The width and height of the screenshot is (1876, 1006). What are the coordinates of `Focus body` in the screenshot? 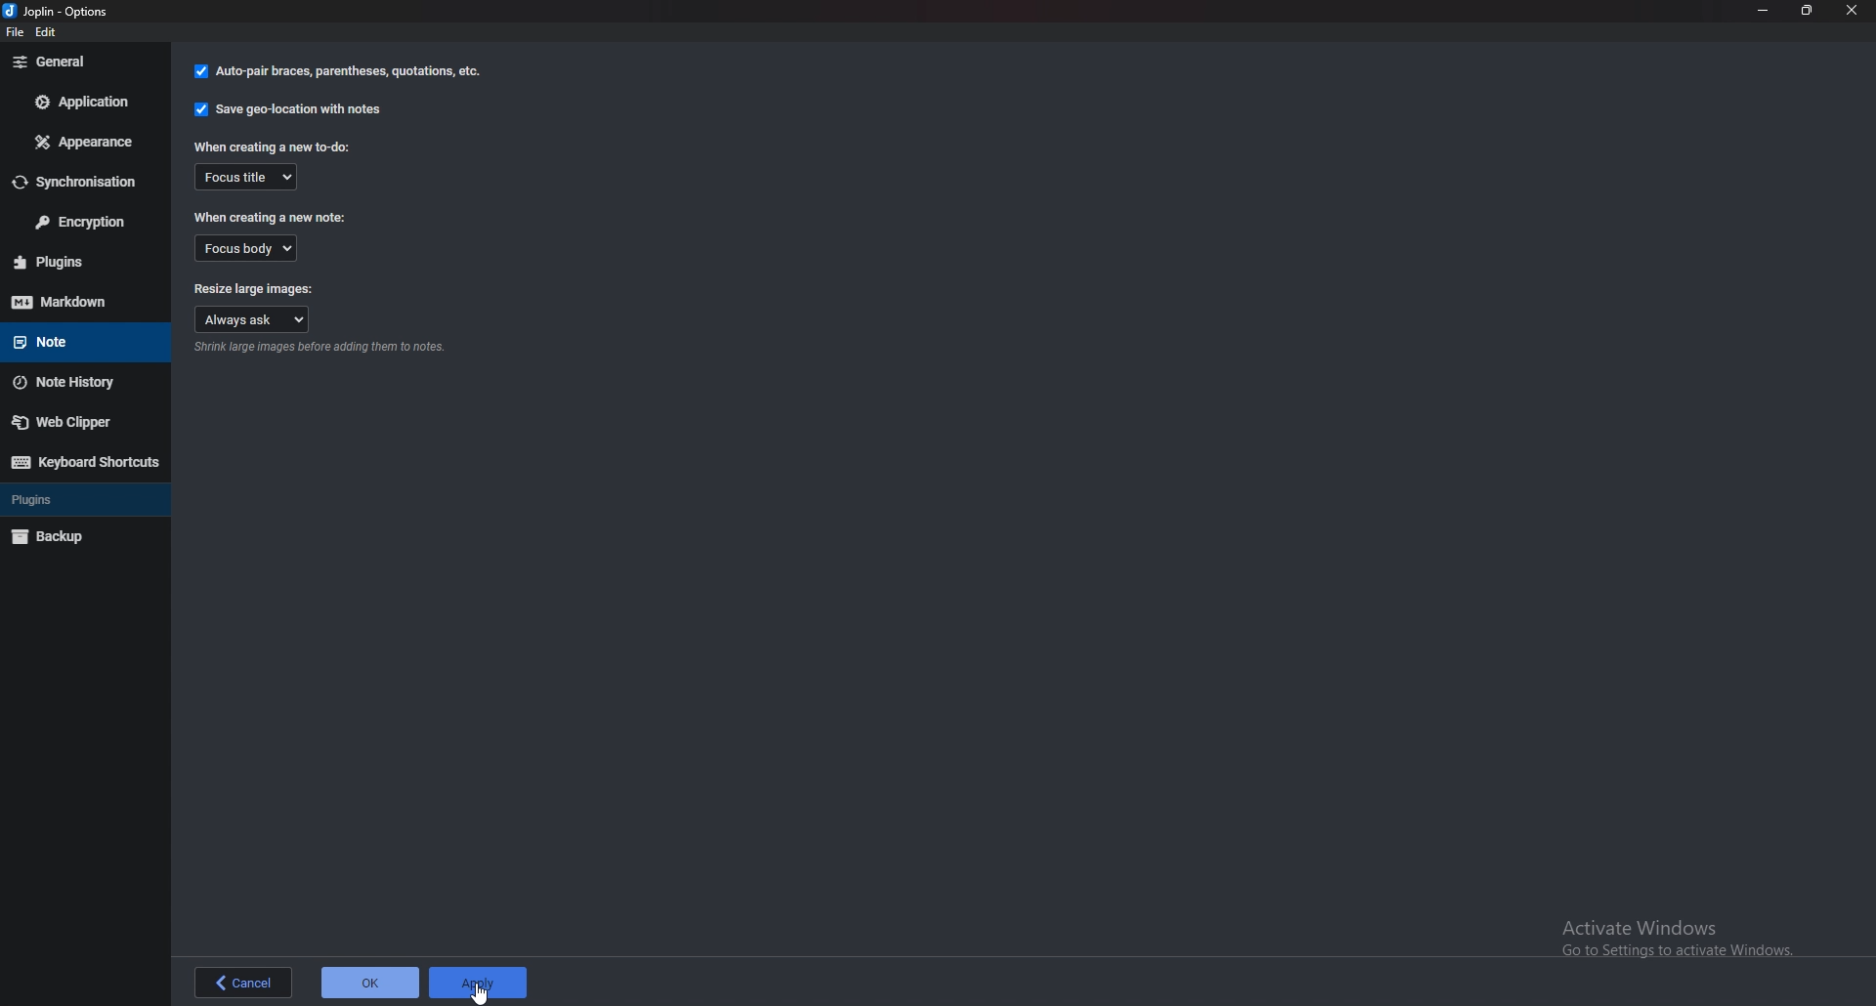 It's located at (251, 249).